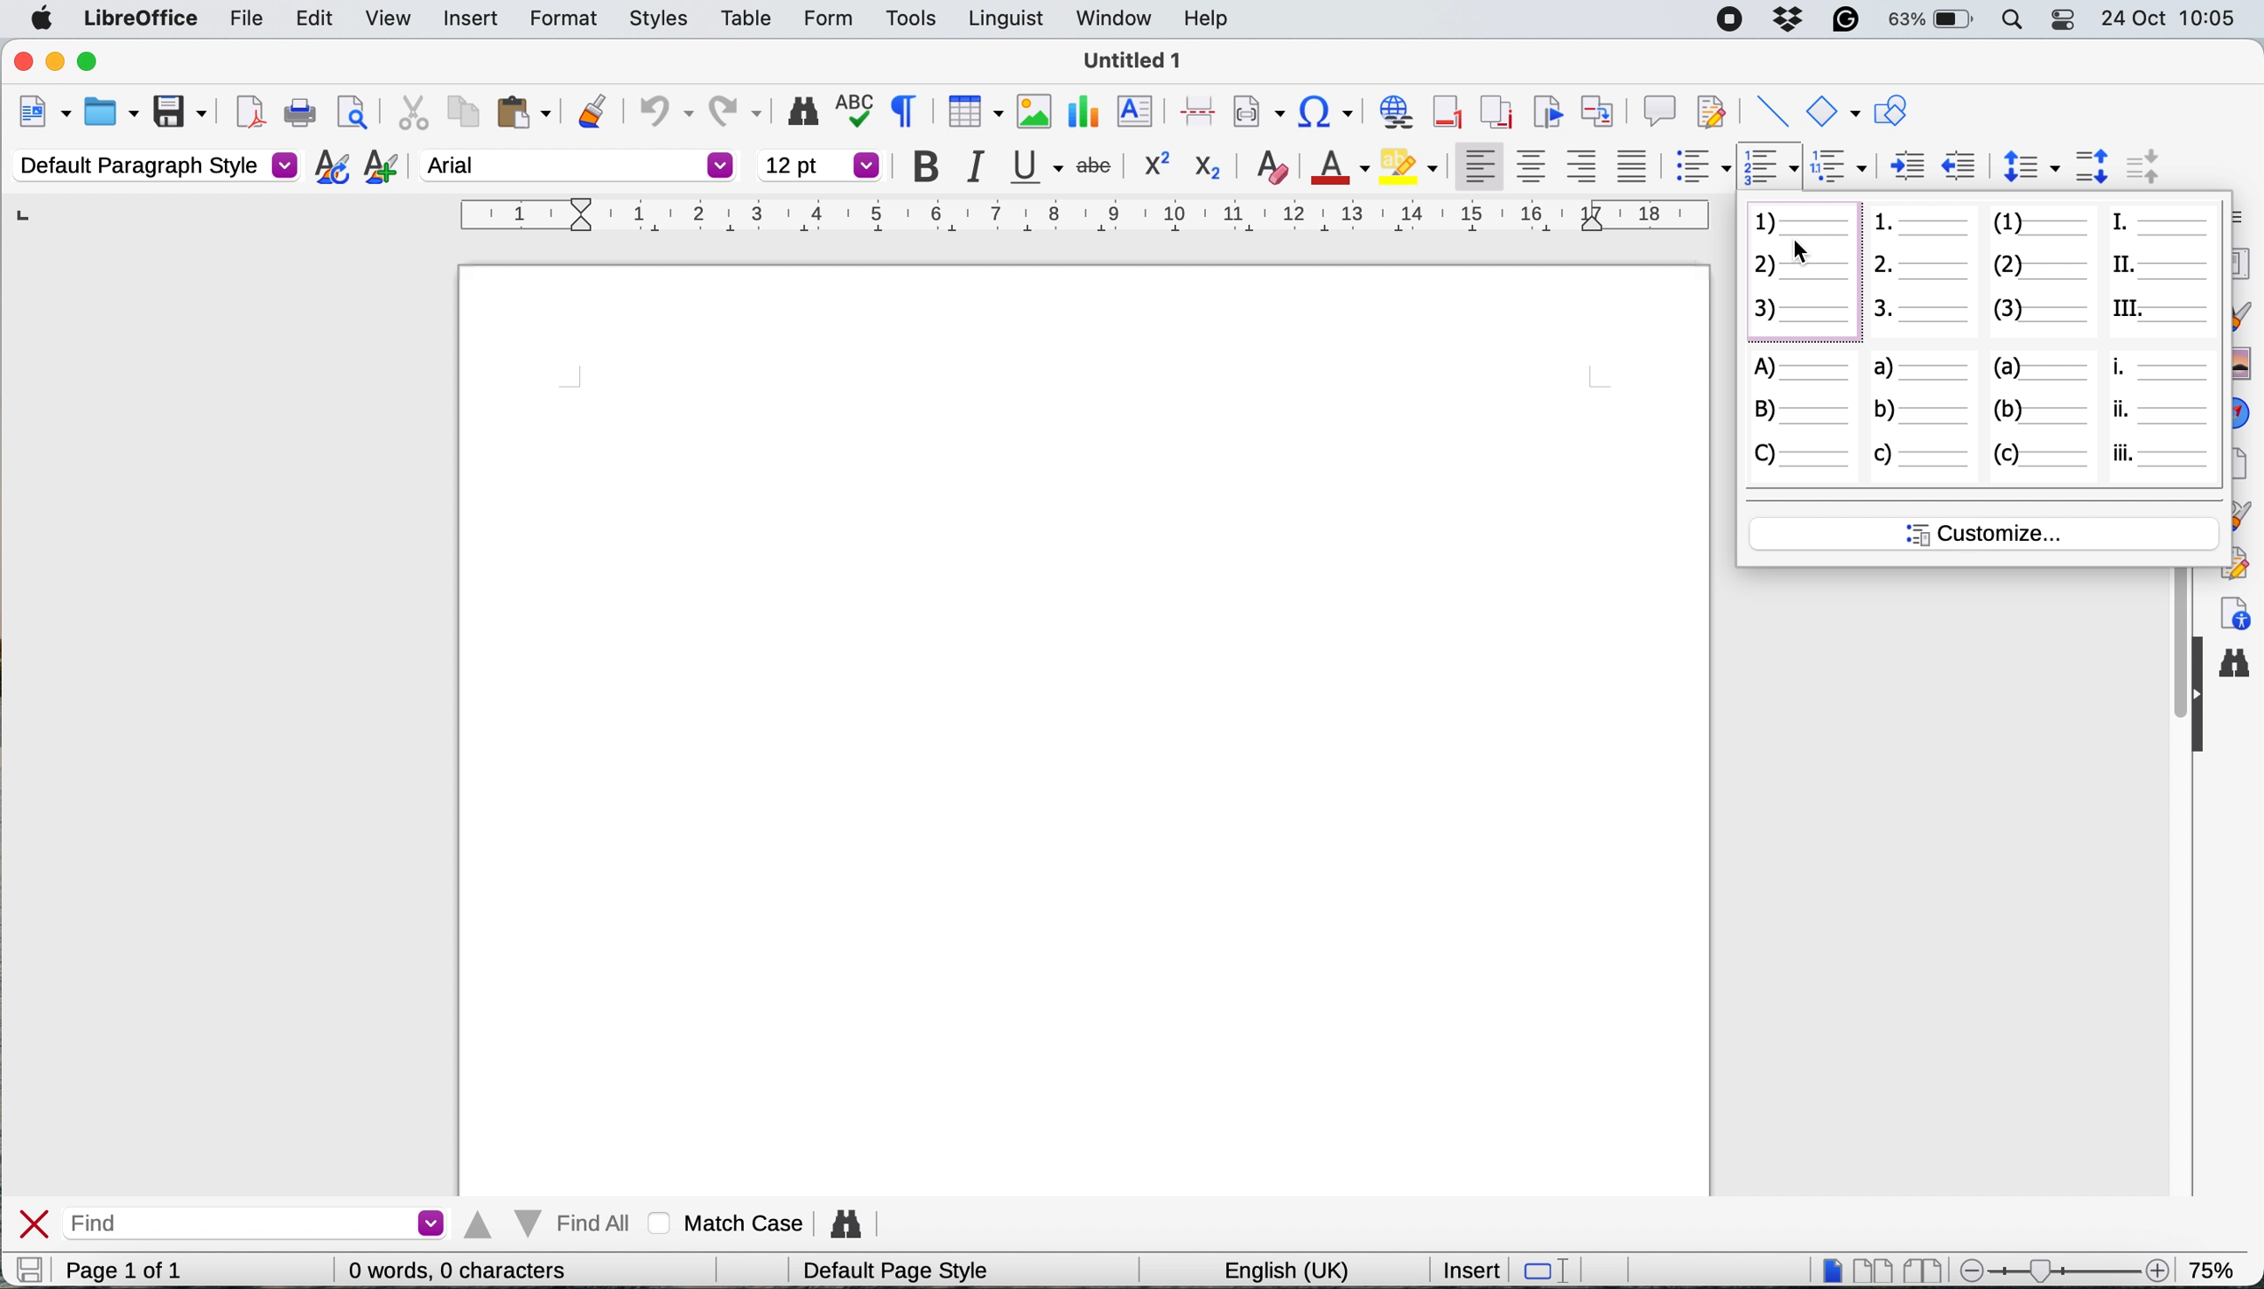  Describe the element at coordinates (1771, 168) in the screenshot. I see `toggle ordered list` at that location.